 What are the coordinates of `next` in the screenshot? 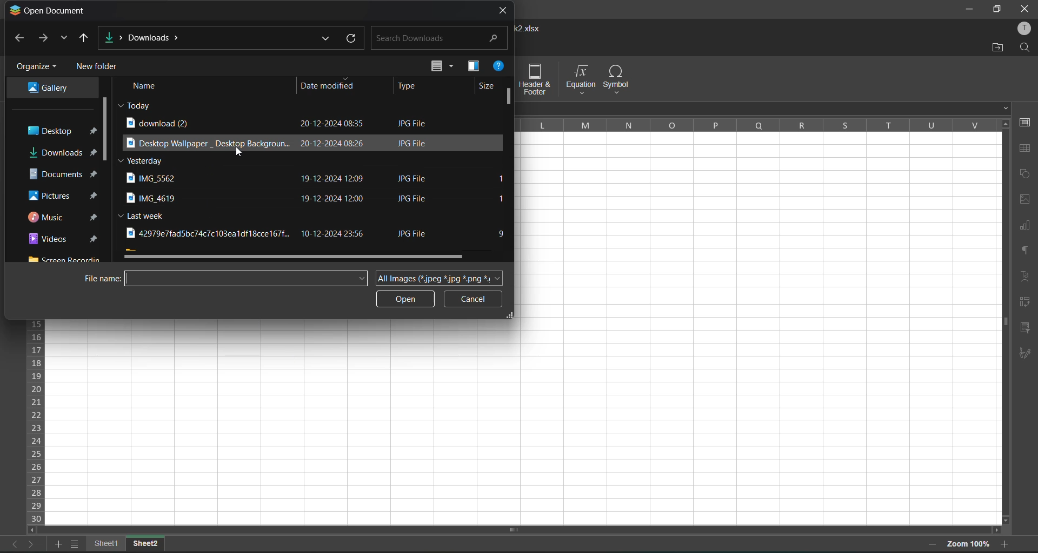 It's located at (33, 543).